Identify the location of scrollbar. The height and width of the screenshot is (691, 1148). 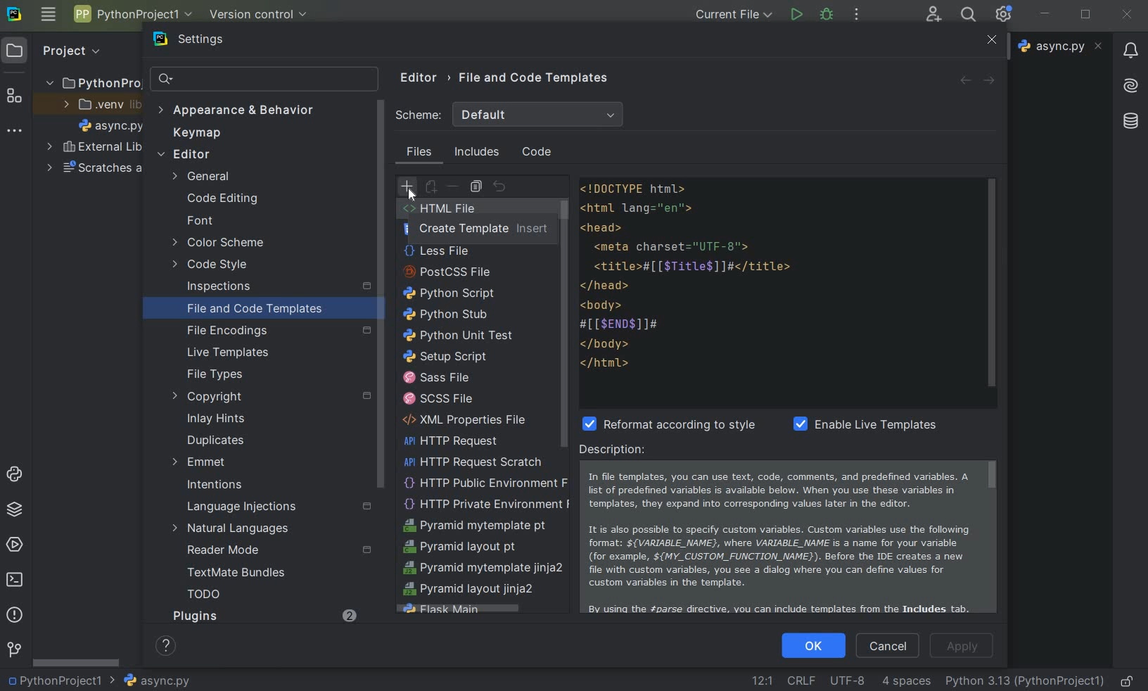
(382, 336).